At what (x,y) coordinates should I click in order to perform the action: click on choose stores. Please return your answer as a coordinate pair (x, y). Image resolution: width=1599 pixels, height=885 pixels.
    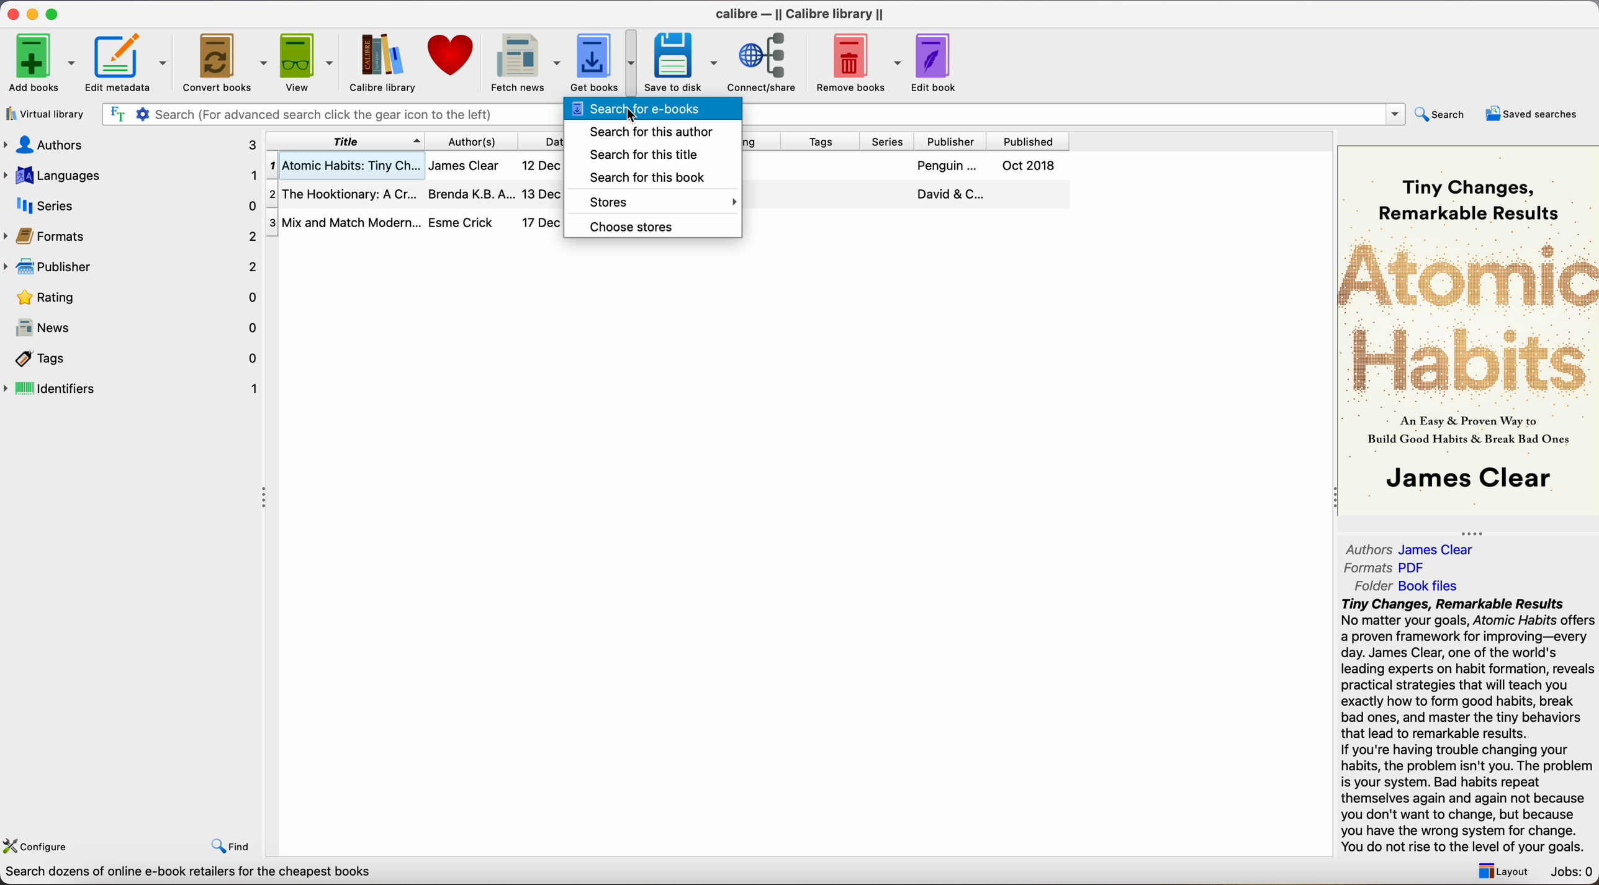
    Looking at the image, I should click on (629, 227).